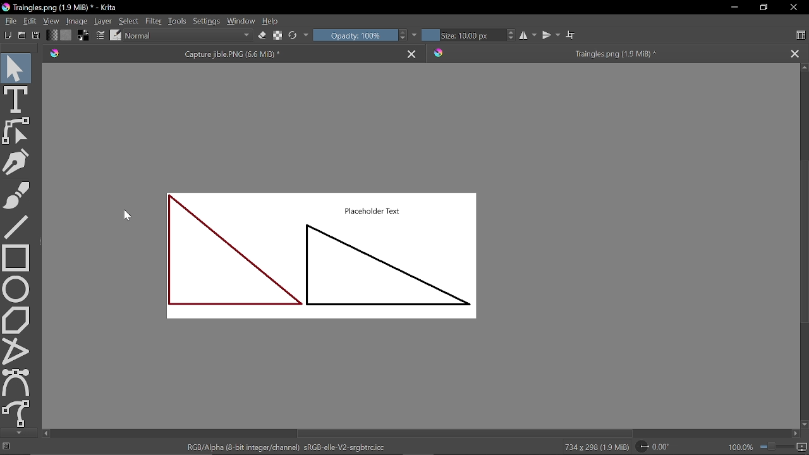 The image size is (809, 455). What do you see at coordinates (10, 21) in the screenshot?
I see `File` at bounding box center [10, 21].